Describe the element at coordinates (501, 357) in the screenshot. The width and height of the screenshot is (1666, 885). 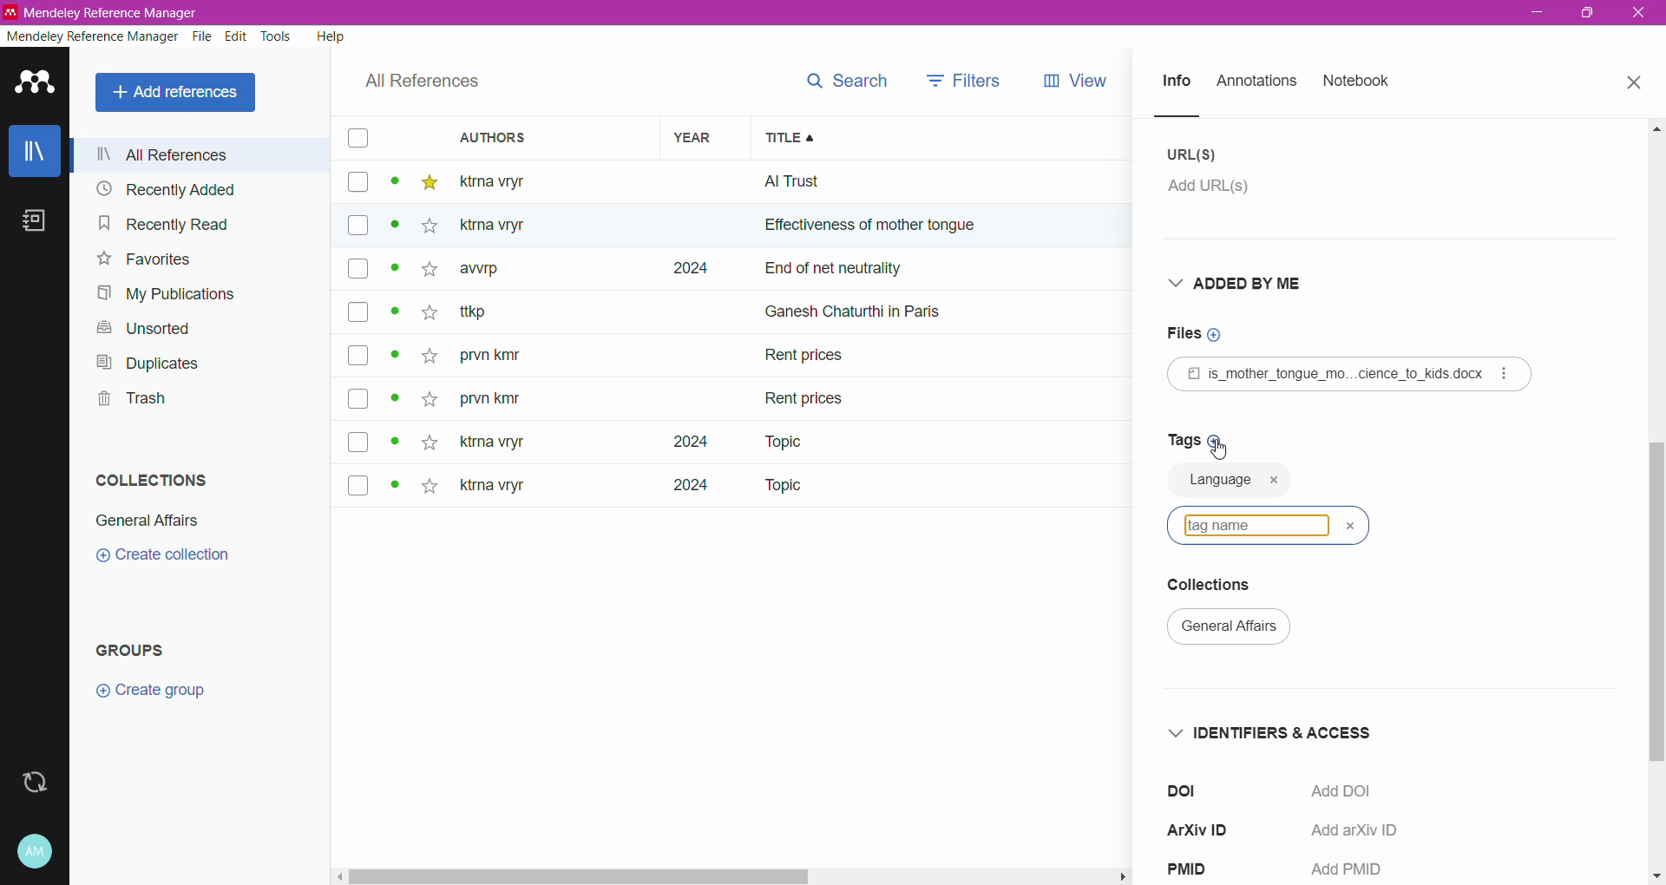
I see `prvn kity` at that location.